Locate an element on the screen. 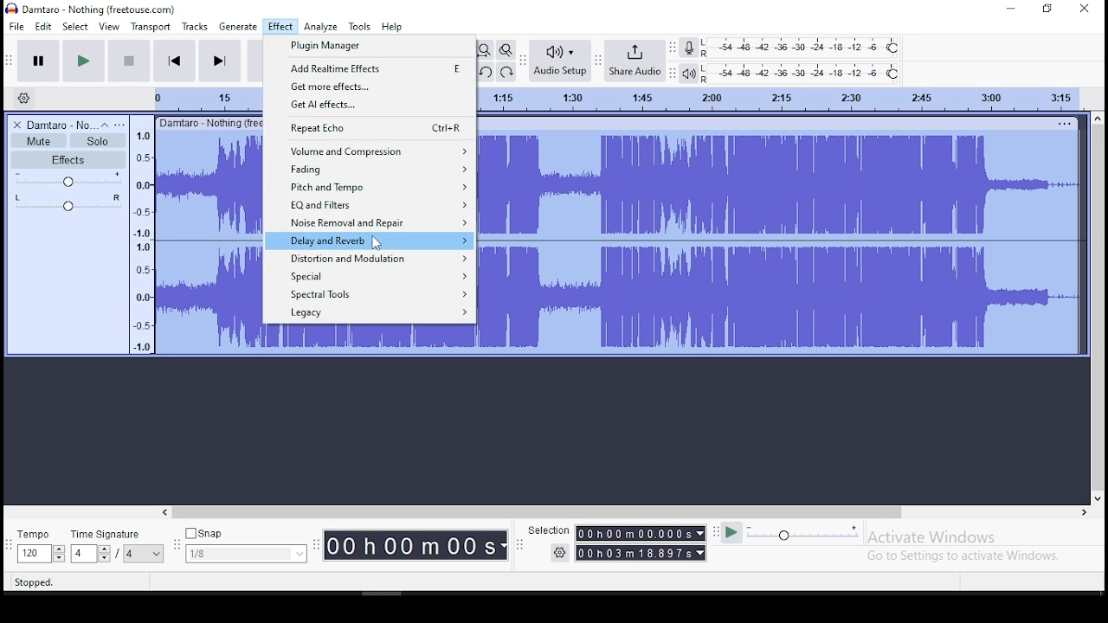 The width and height of the screenshot is (1108, 623). delete track is located at coordinates (17, 124).